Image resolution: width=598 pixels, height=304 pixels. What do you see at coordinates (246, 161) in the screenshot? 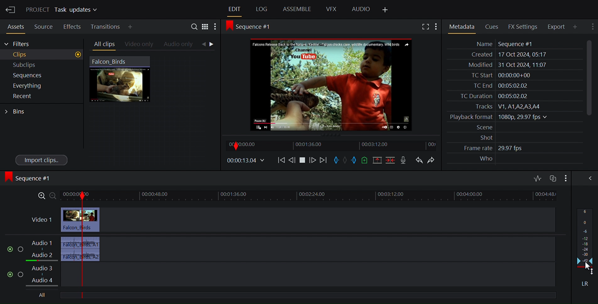
I see `00.00.13.04` at bounding box center [246, 161].